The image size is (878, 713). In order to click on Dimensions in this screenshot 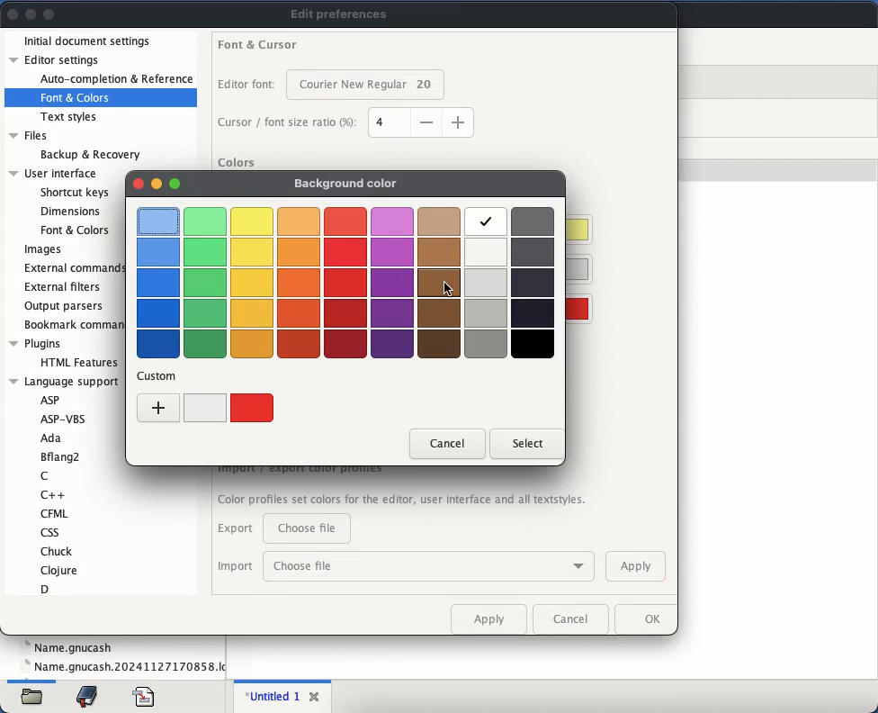, I will do `click(69, 210)`.